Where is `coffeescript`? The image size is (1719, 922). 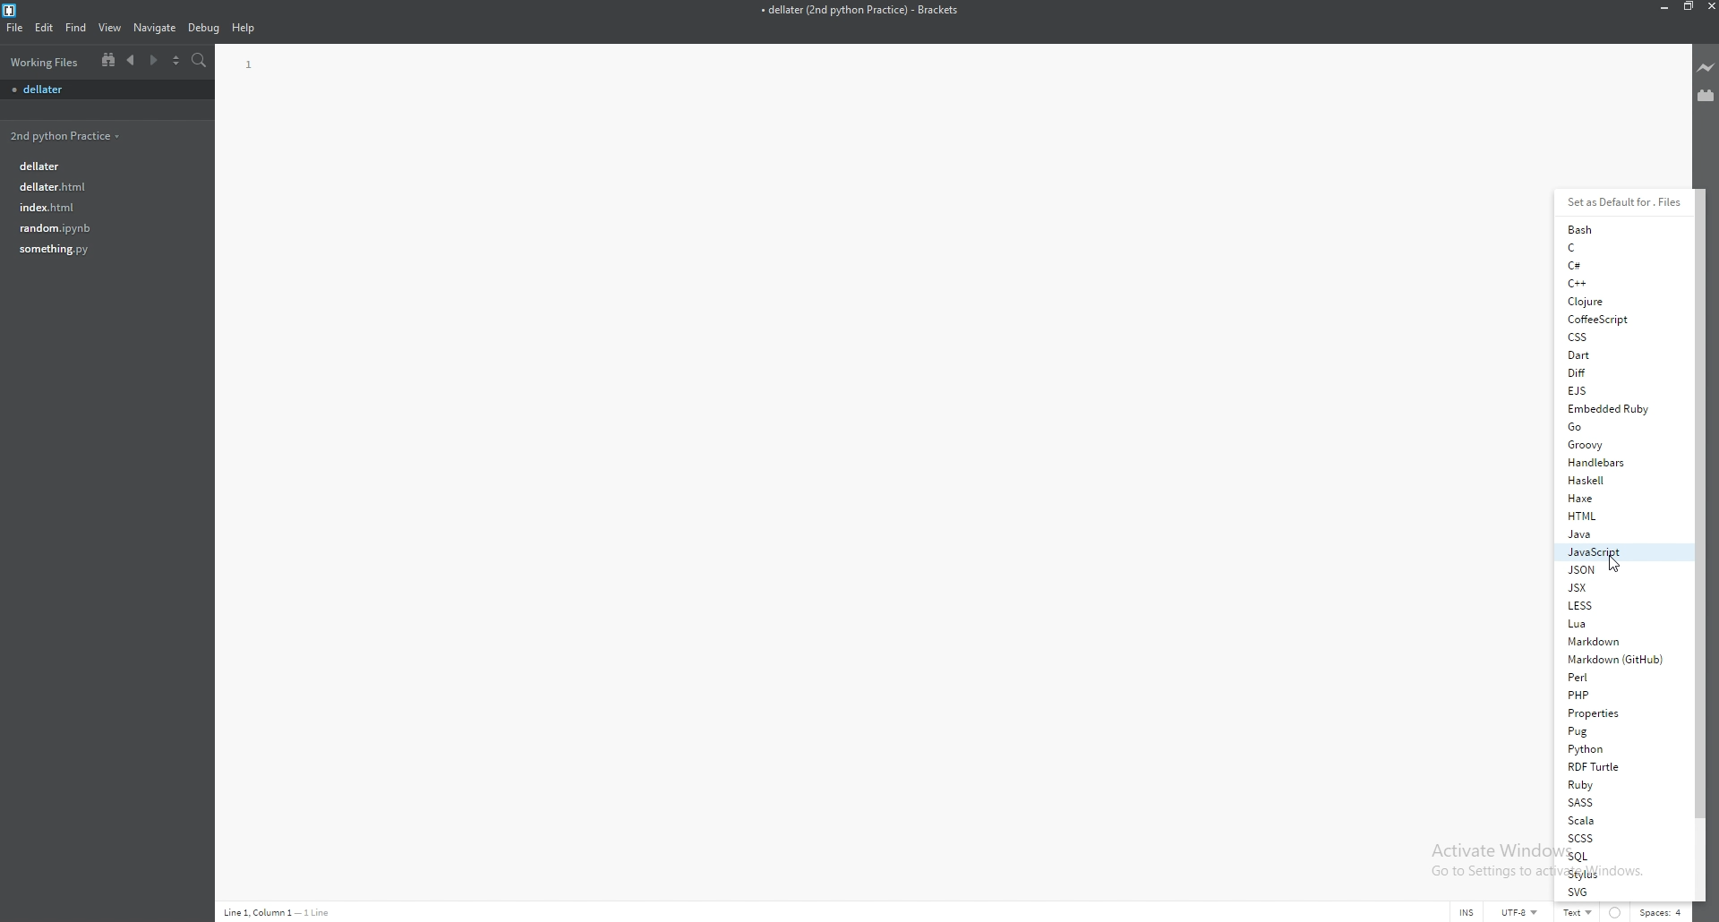 coffeescript is located at coordinates (1617, 319).